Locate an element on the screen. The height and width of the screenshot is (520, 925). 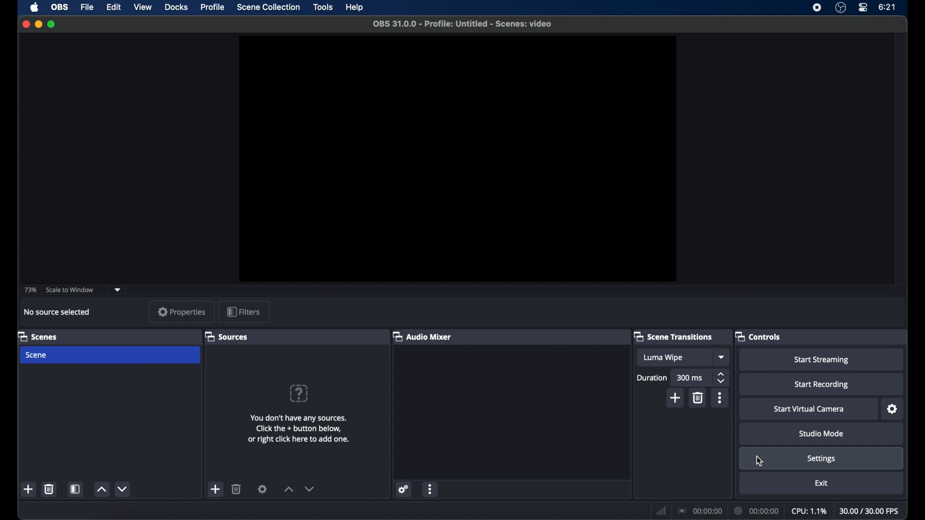
filters is located at coordinates (244, 312).